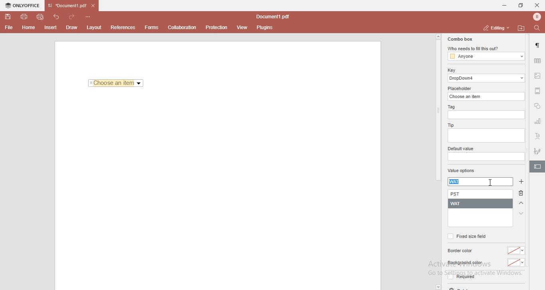 This screenshot has width=545, height=290. What do you see at coordinates (438, 287) in the screenshot?
I see `dropdown` at bounding box center [438, 287].